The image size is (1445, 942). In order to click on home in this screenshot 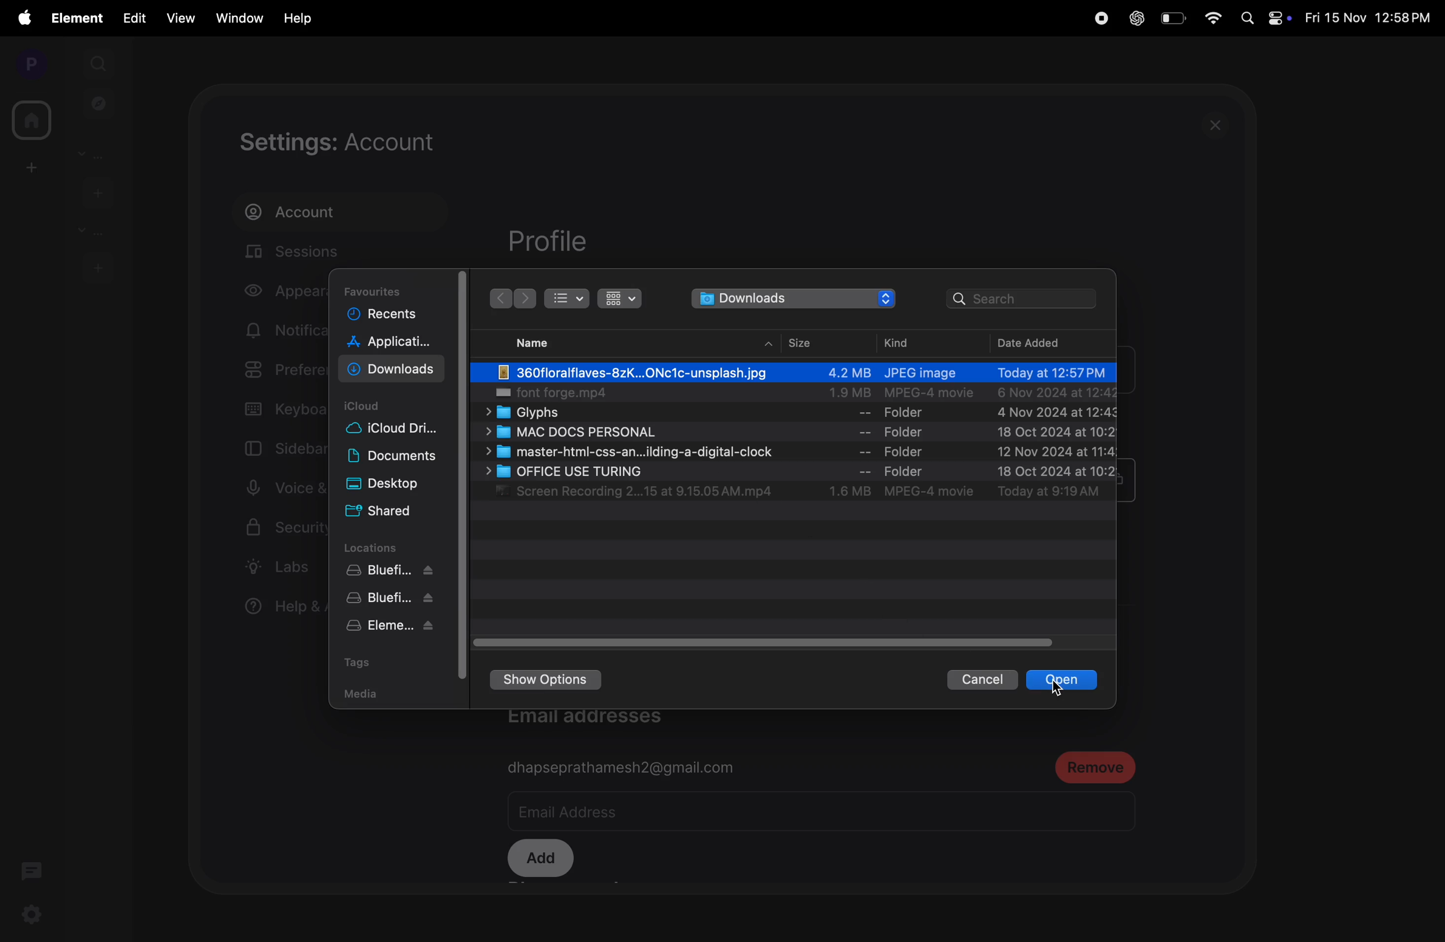, I will do `click(29, 120)`.